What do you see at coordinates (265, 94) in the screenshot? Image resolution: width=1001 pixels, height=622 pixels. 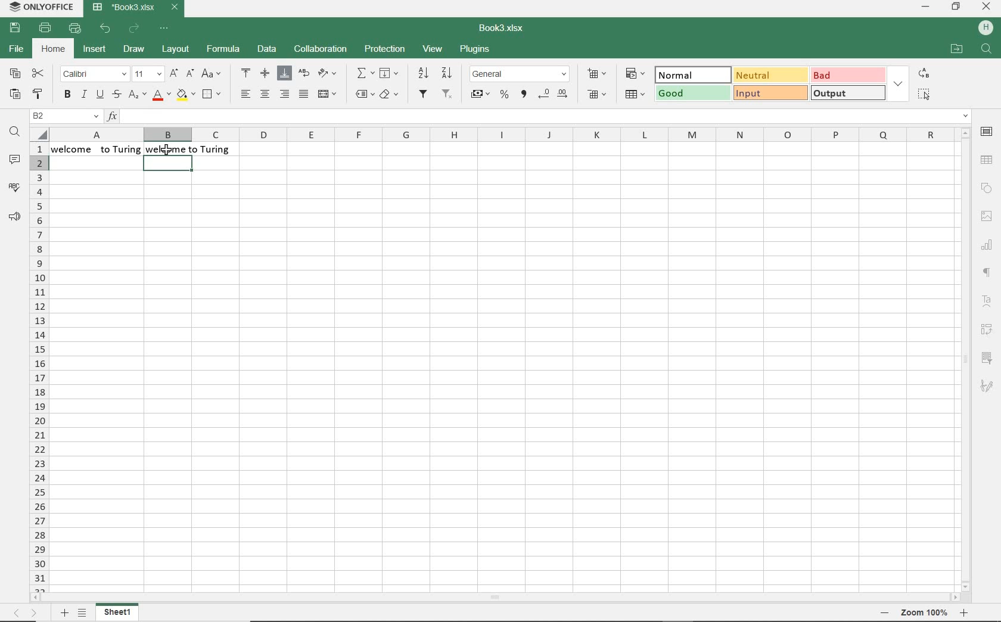 I see `align center` at bounding box center [265, 94].